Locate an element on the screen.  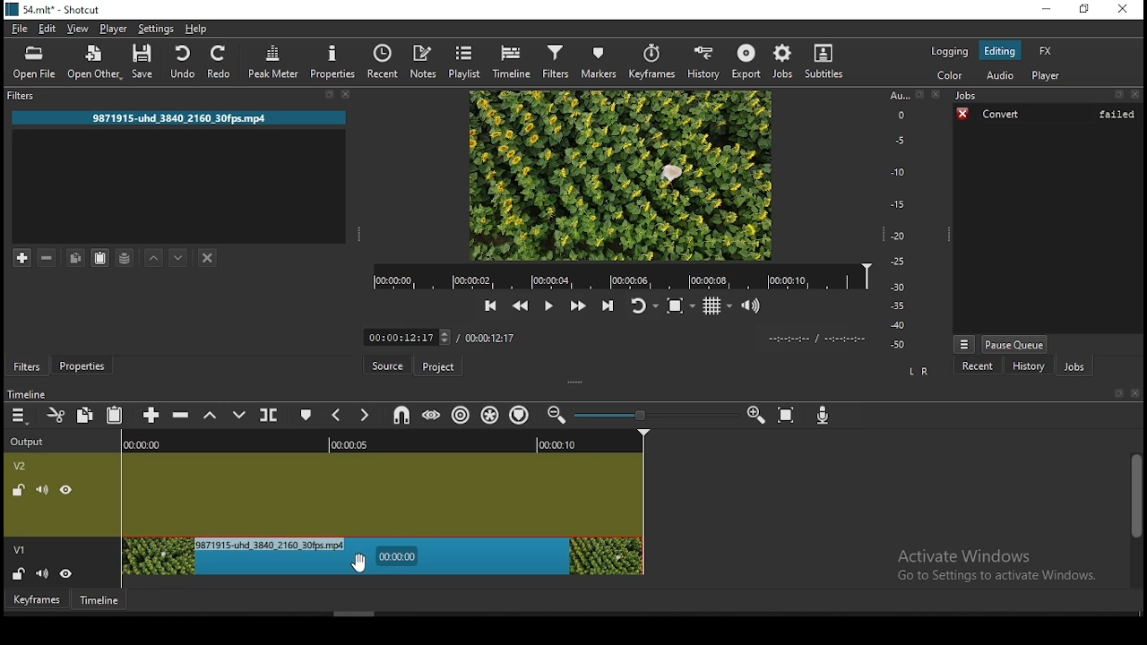
move filter up is located at coordinates (153, 257).